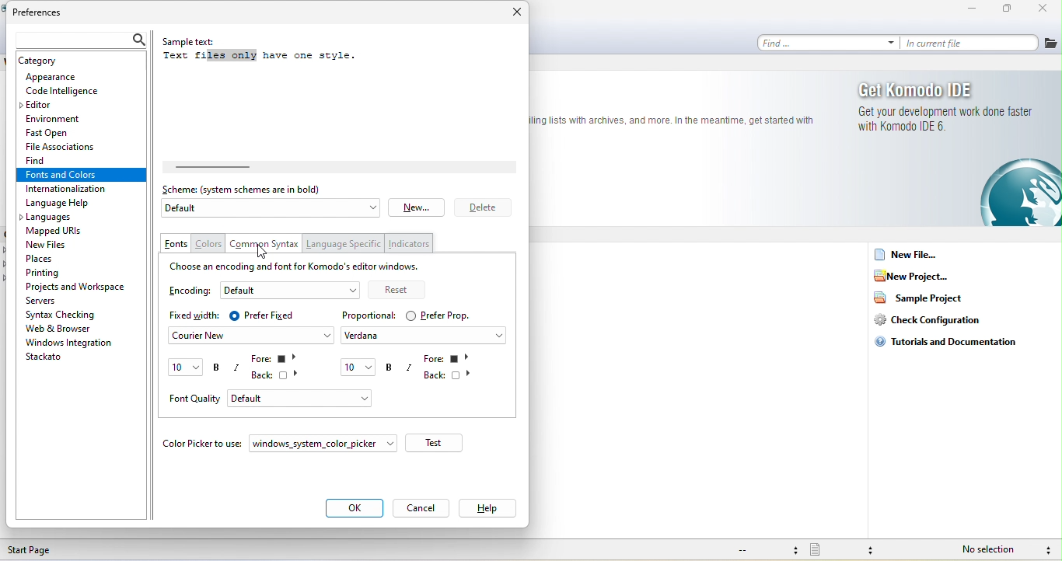 The height and width of the screenshot is (561, 1062). Describe the element at coordinates (359, 368) in the screenshot. I see `10` at that location.